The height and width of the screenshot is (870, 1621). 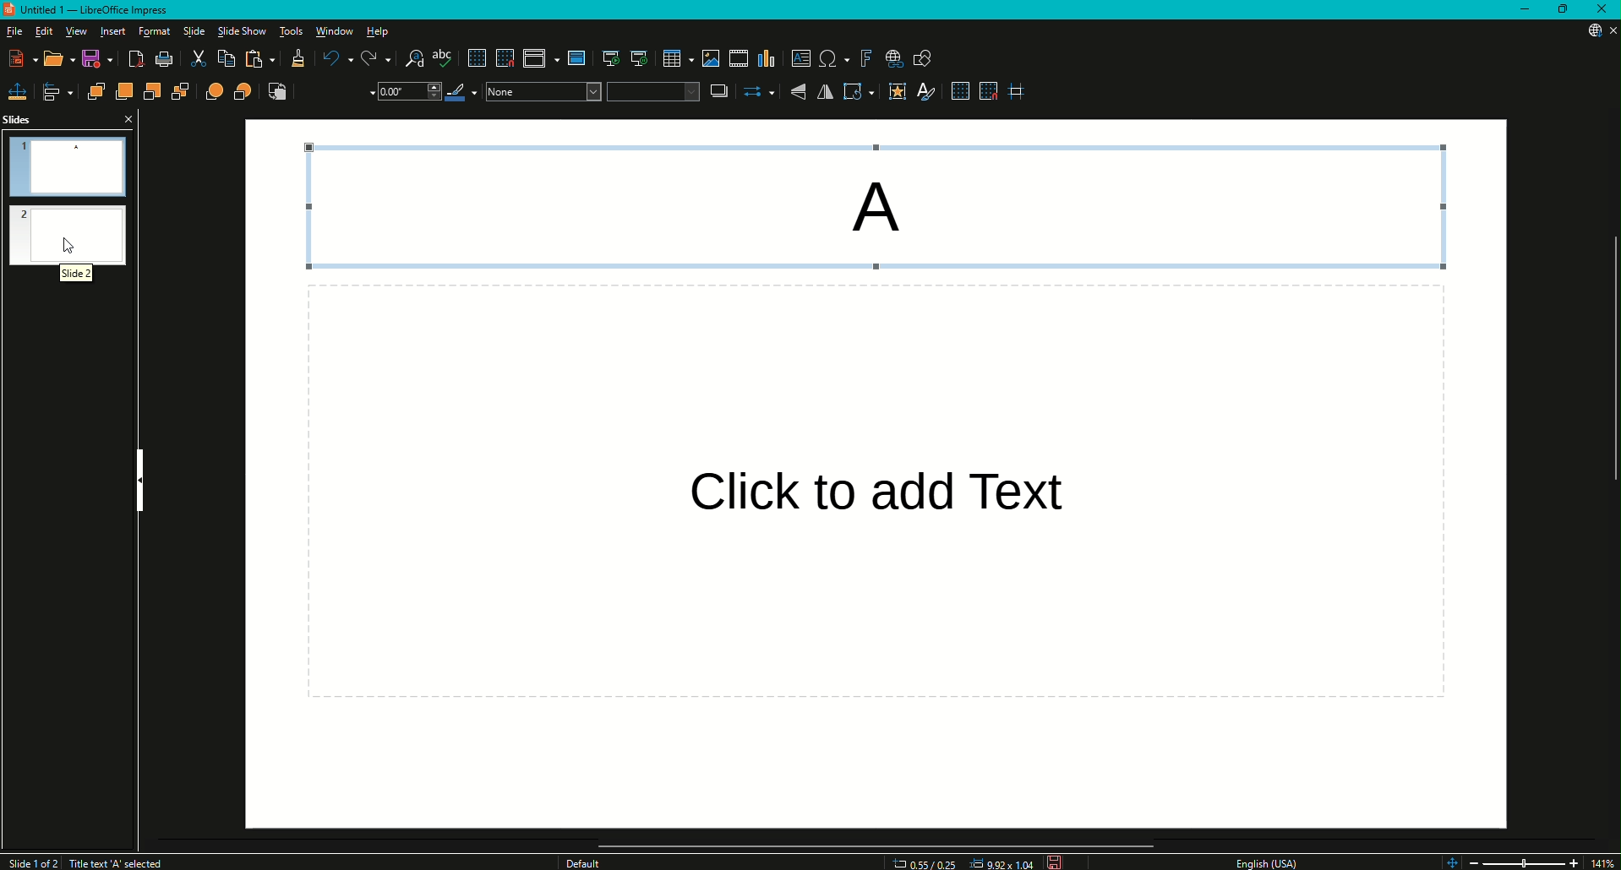 What do you see at coordinates (459, 95) in the screenshot?
I see `Line Color` at bounding box center [459, 95].